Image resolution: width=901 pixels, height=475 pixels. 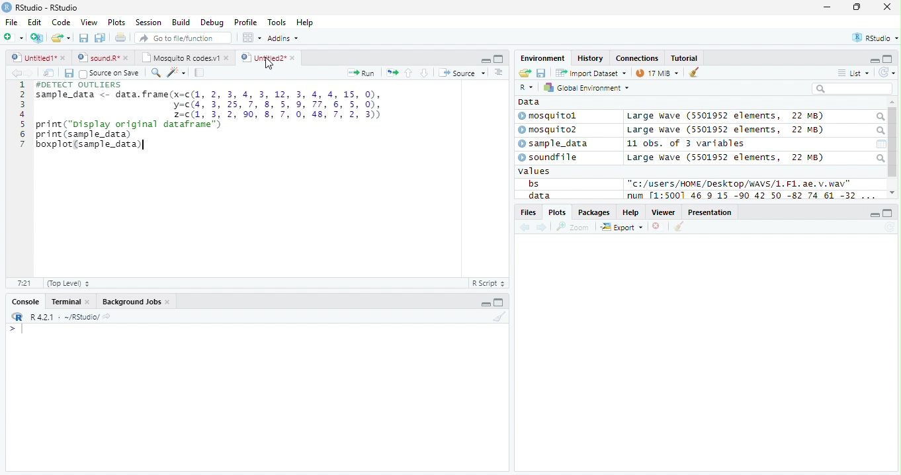 I want to click on Terminal, so click(x=69, y=302).